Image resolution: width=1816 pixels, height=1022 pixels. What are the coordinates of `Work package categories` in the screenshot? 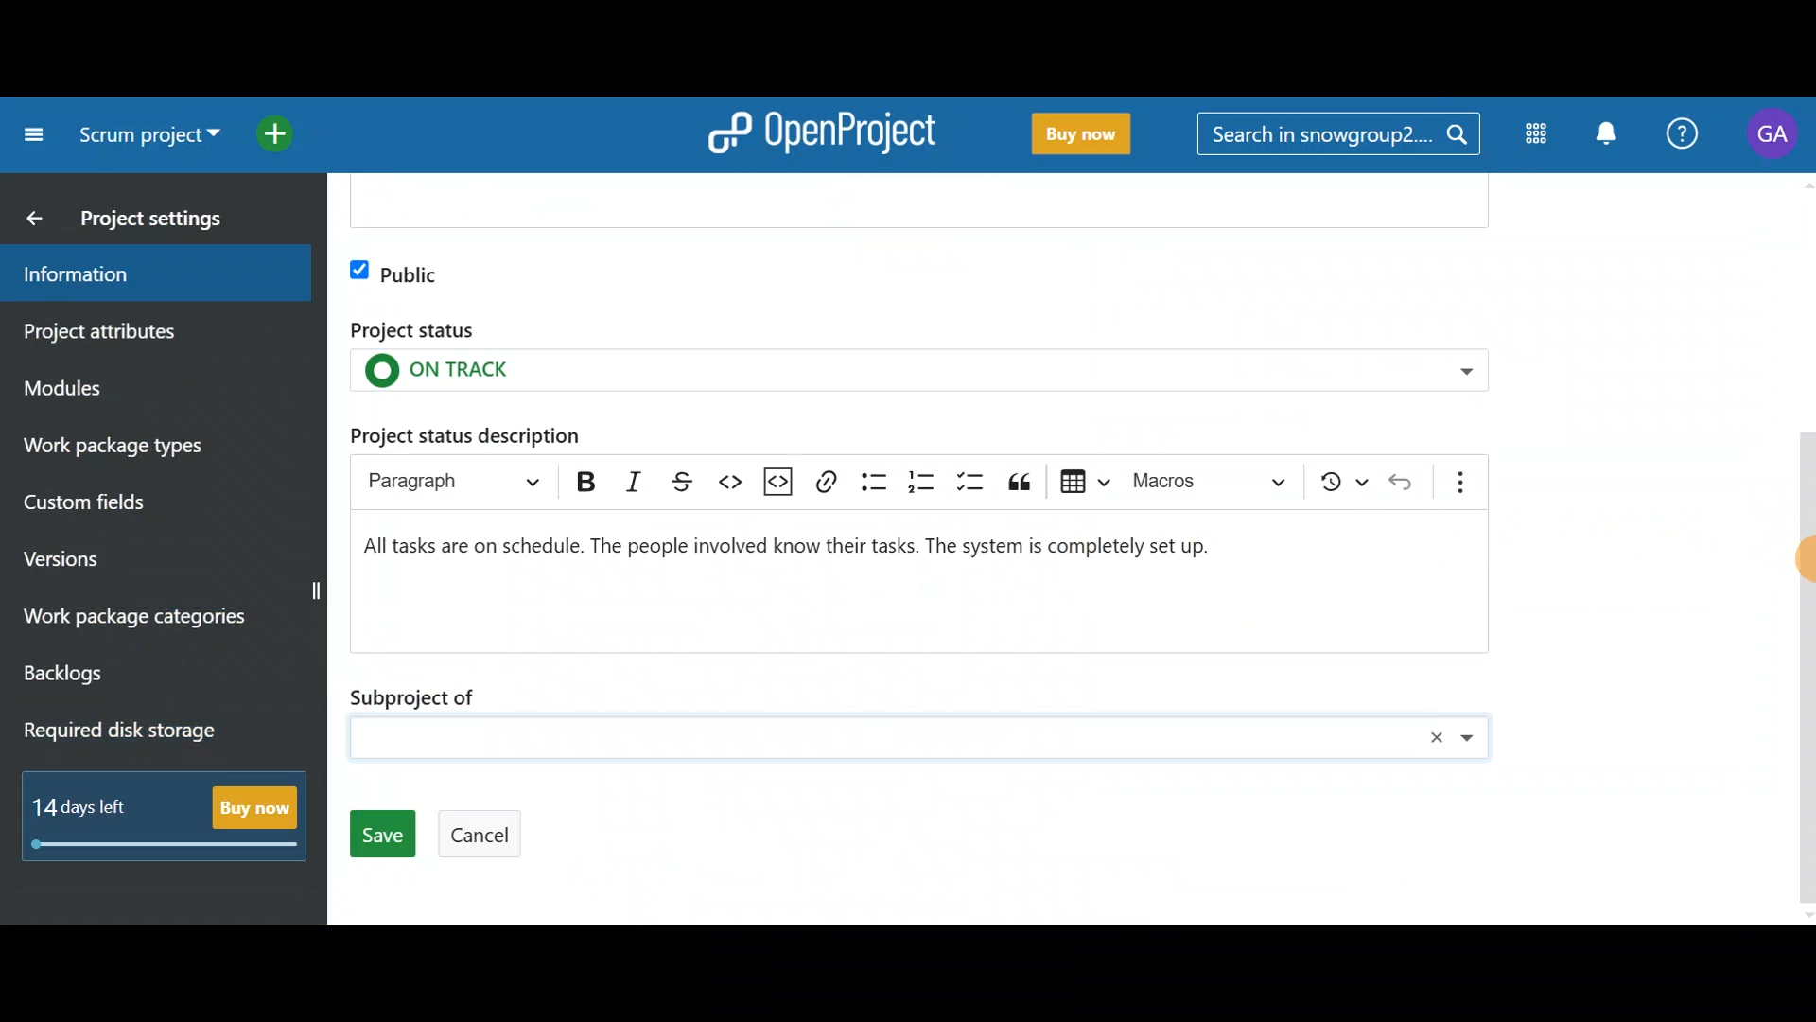 It's located at (163, 616).